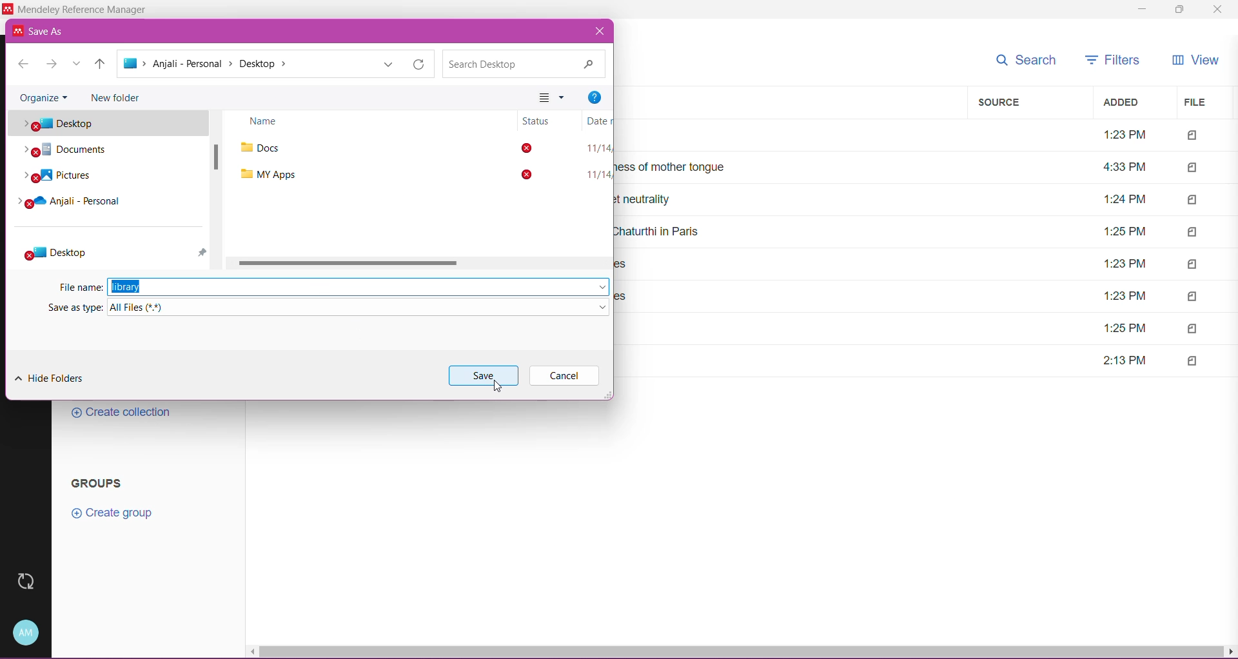 The image size is (1238, 659). I want to click on Docs, so click(272, 148).